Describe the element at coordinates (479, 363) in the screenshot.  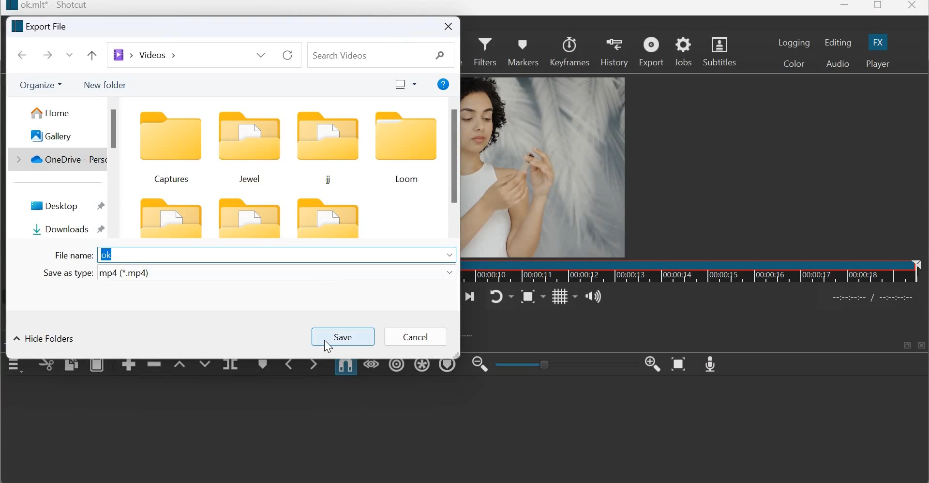
I see `Zoom Timeline out` at that location.